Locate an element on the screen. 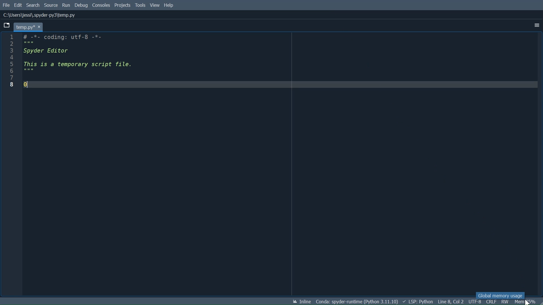  File Permissions is located at coordinates (505, 302).